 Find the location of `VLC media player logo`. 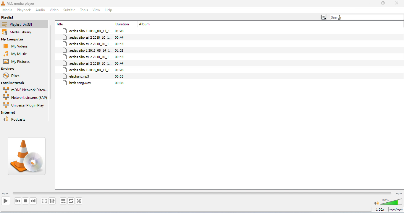

VLC media player logo is located at coordinates (28, 156).